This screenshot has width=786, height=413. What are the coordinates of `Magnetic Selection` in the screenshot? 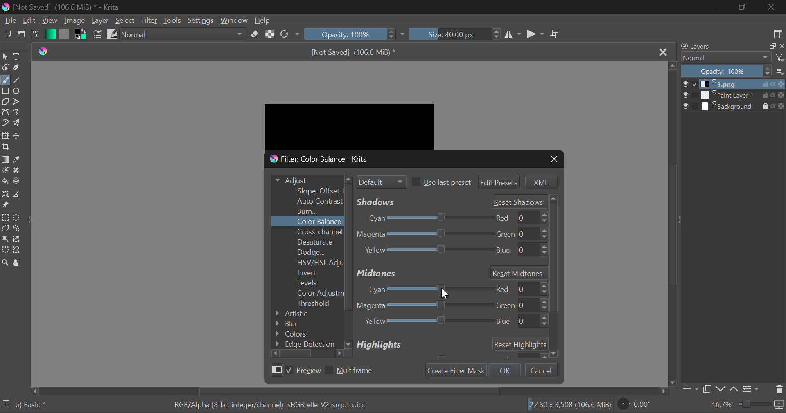 It's located at (18, 250).